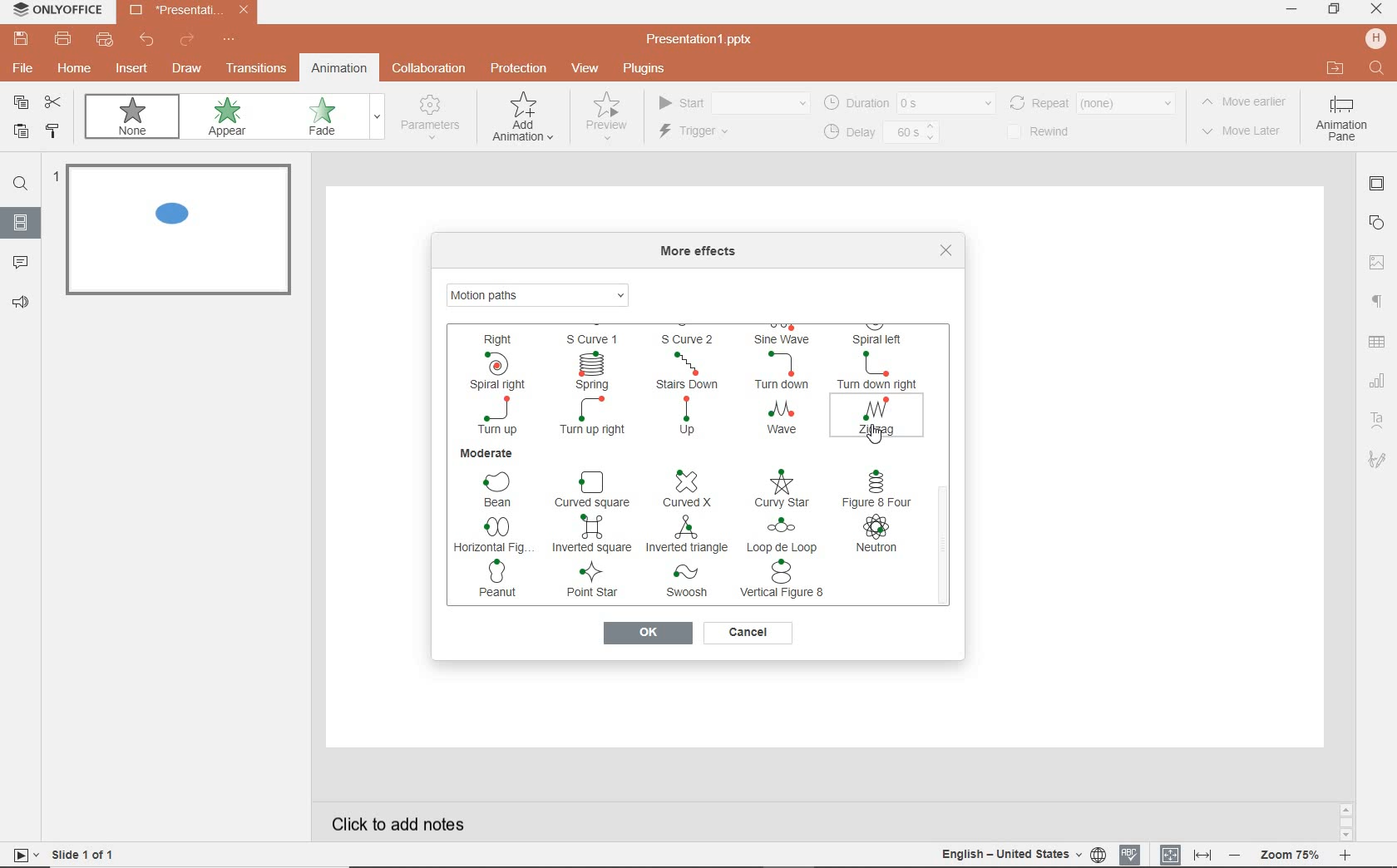 This screenshot has height=868, width=1397. Describe the element at coordinates (693, 372) in the screenshot. I see `stairs down` at that location.